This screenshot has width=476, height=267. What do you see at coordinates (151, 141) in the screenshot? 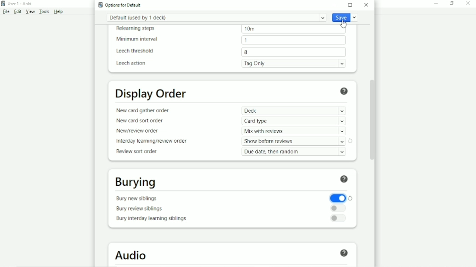
I see `Interday learning/review order` at bounding box center [151, 141].